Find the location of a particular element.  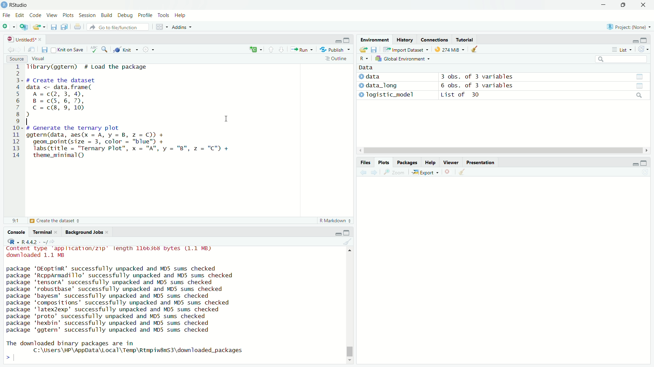

Presentation is located at coordinates (481, 162).